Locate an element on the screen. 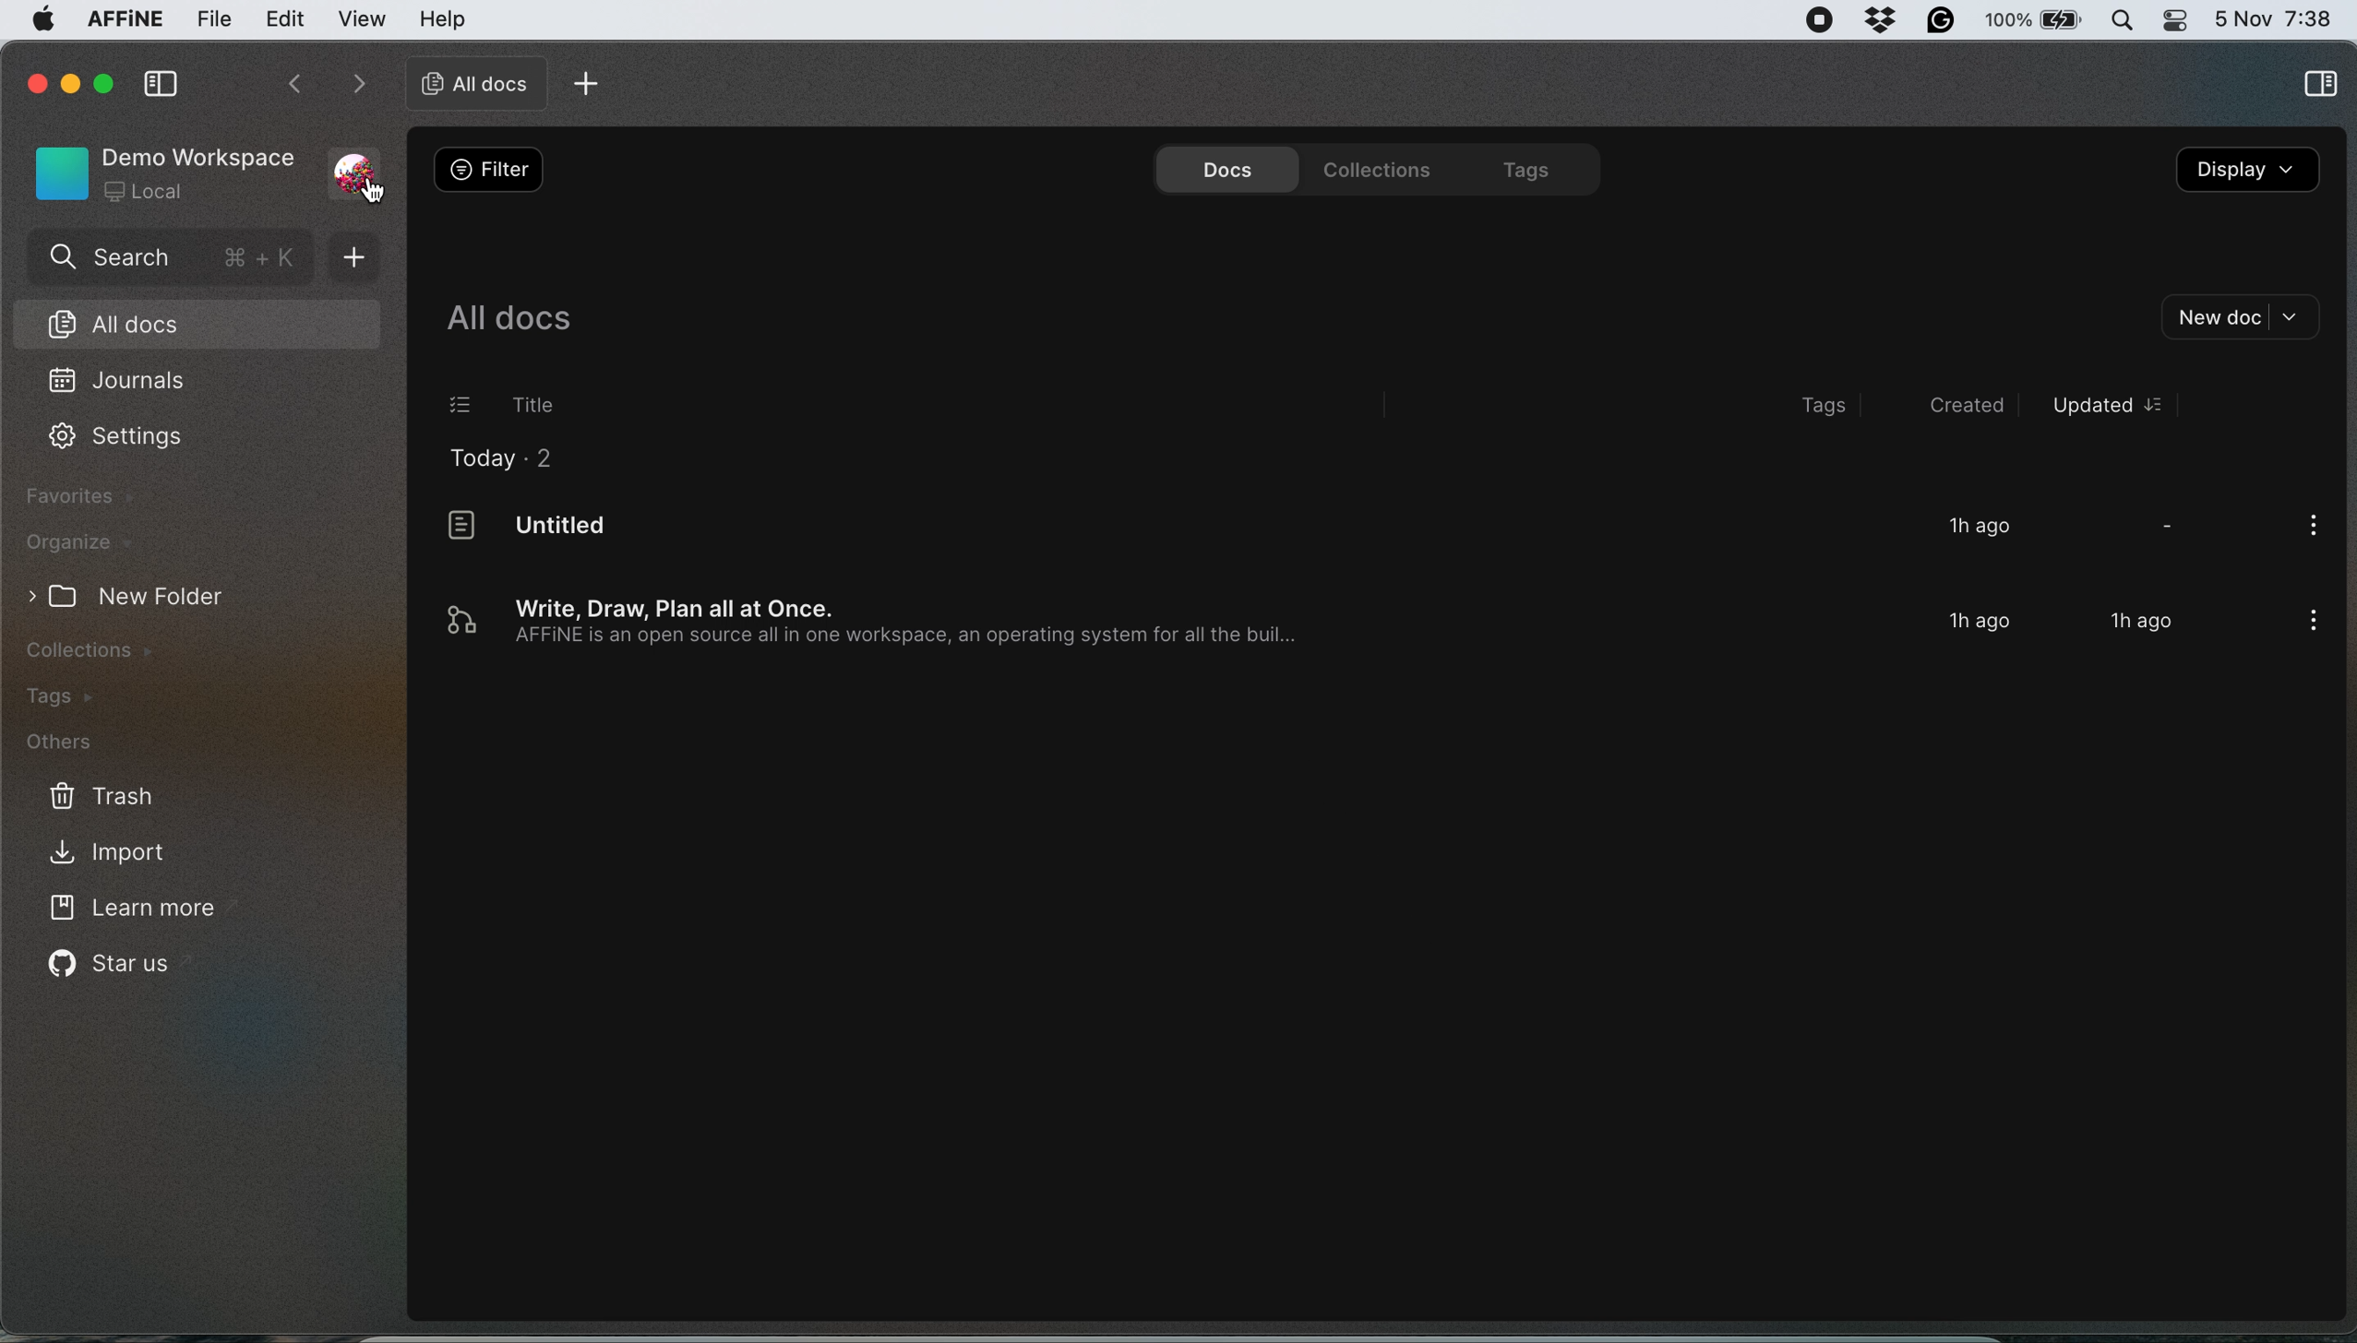  trash is located at coordinates (98, 794).